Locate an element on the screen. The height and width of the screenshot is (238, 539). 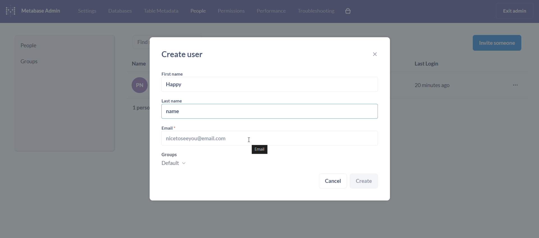
permissions is located at coordinates (231, 11).